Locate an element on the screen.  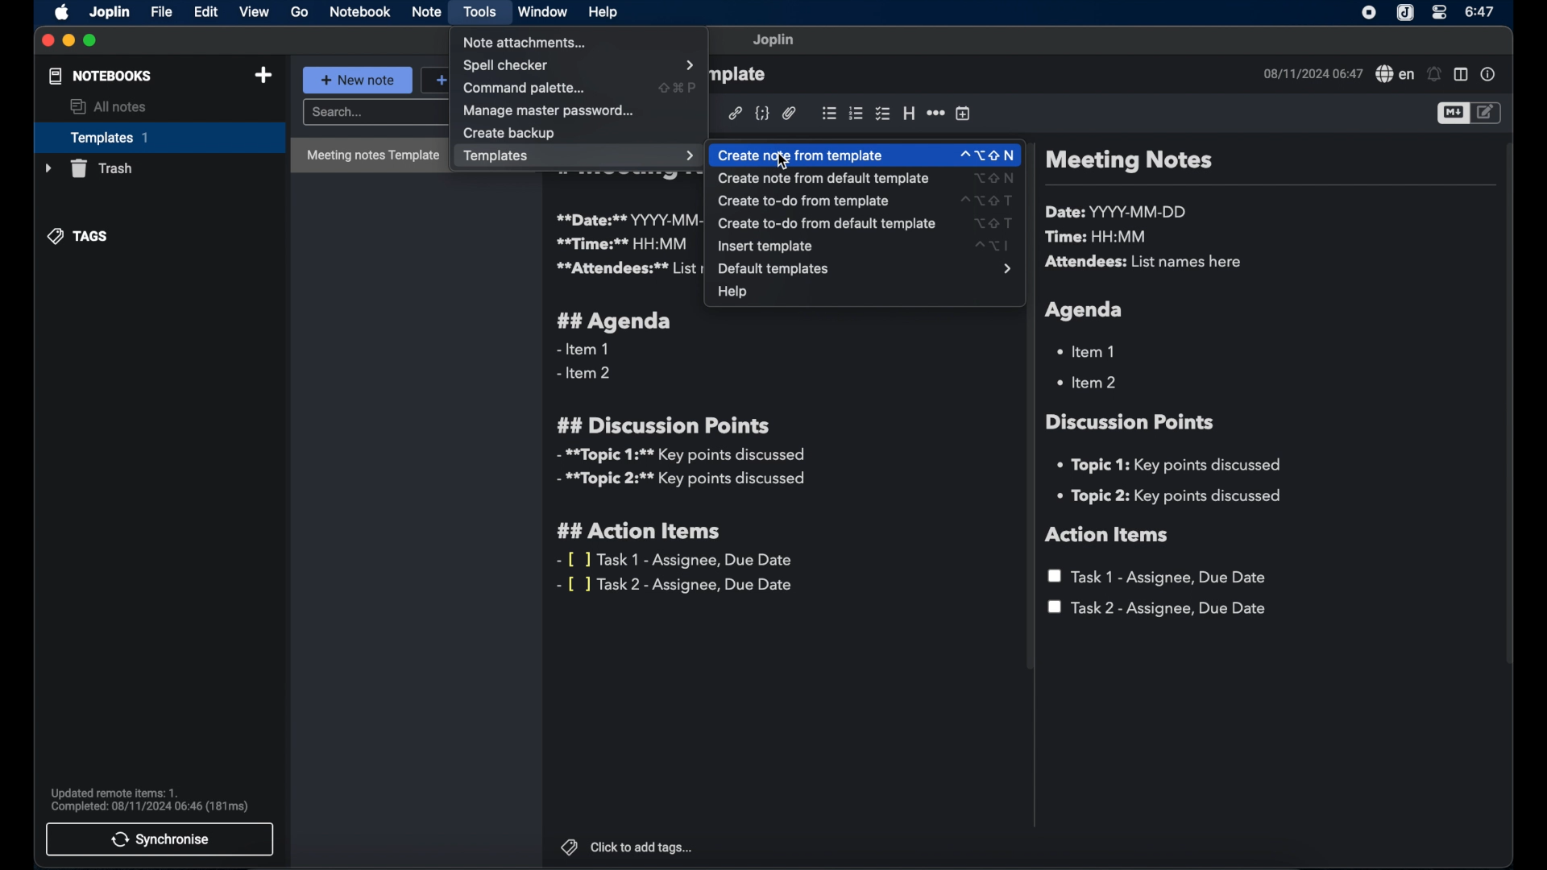
code is located at coordinates (763, 112).